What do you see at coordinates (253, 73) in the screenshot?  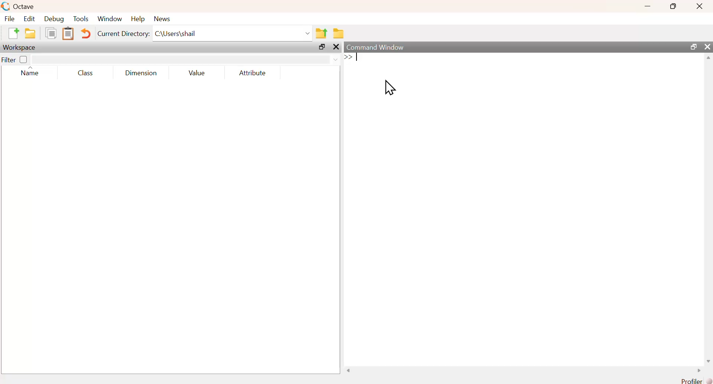 I see `Attribute` at bounding box center [253, 73].